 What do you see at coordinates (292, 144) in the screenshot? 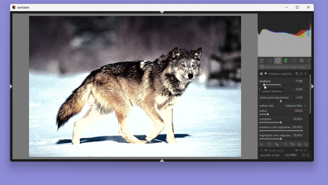
I see `drawn & parametric mask` at bounding box center [292, 144].